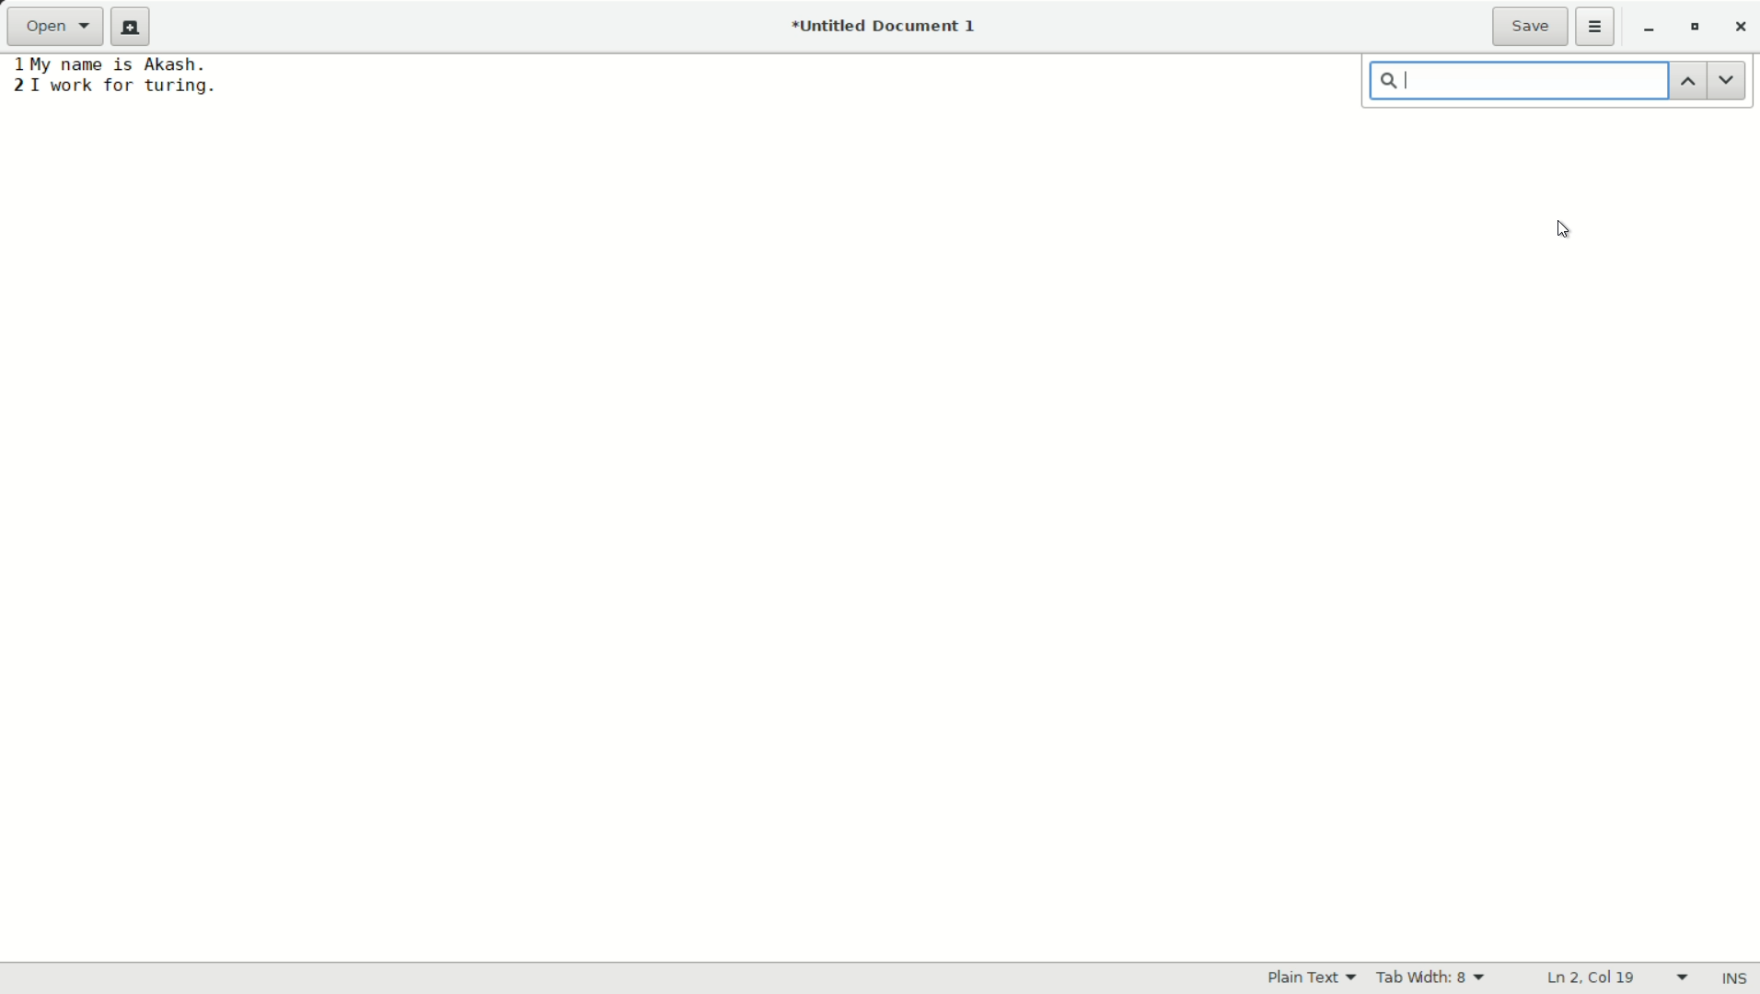  I want to click on maximize or restore, so click(1696, 28).